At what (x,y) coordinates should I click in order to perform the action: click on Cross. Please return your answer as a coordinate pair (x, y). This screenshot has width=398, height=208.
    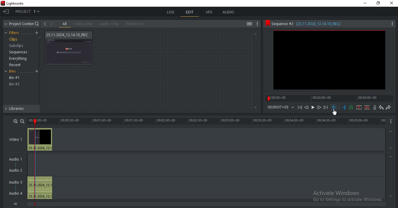
    Looking at the image, I should click on (392, 4).